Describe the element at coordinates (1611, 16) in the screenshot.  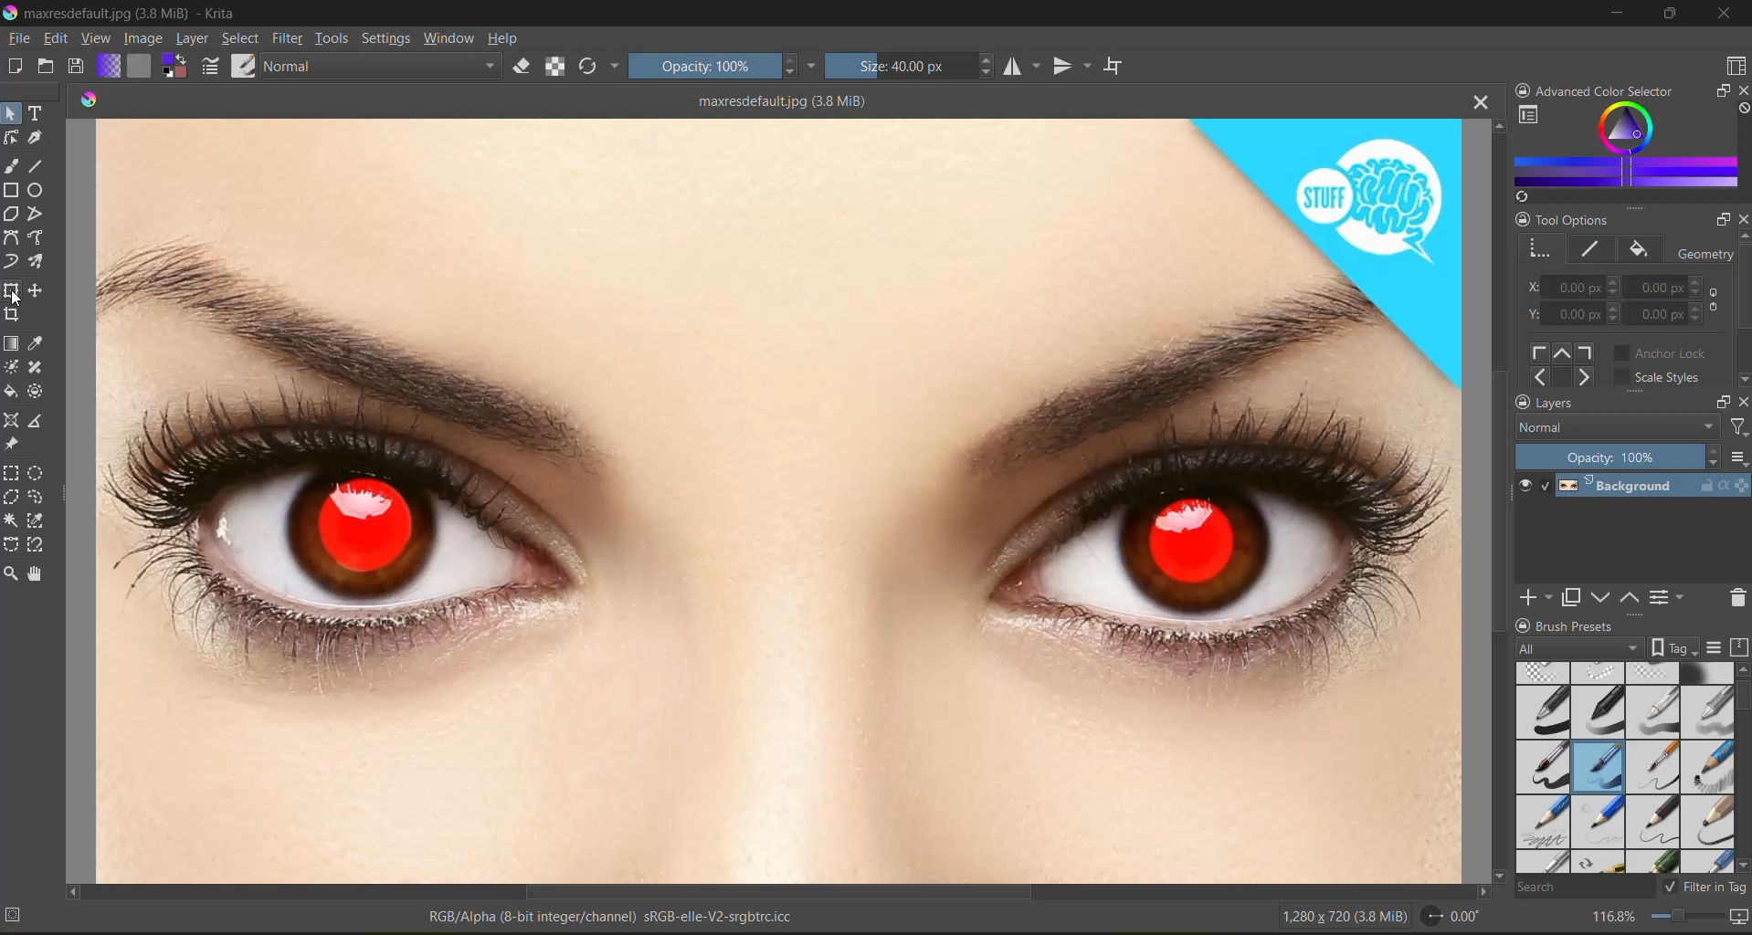
I see `minimize` at that location.